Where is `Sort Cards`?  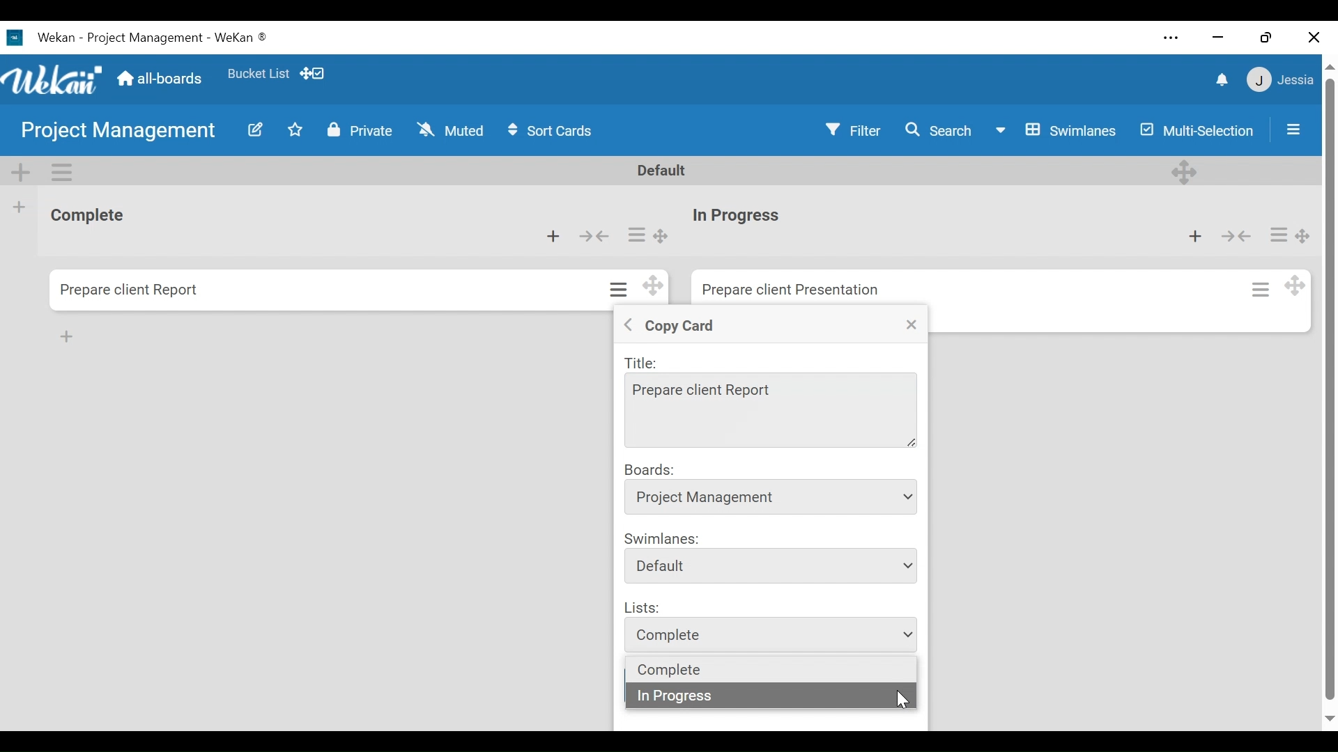
Sort Cards is located at coordinates (550, 130).